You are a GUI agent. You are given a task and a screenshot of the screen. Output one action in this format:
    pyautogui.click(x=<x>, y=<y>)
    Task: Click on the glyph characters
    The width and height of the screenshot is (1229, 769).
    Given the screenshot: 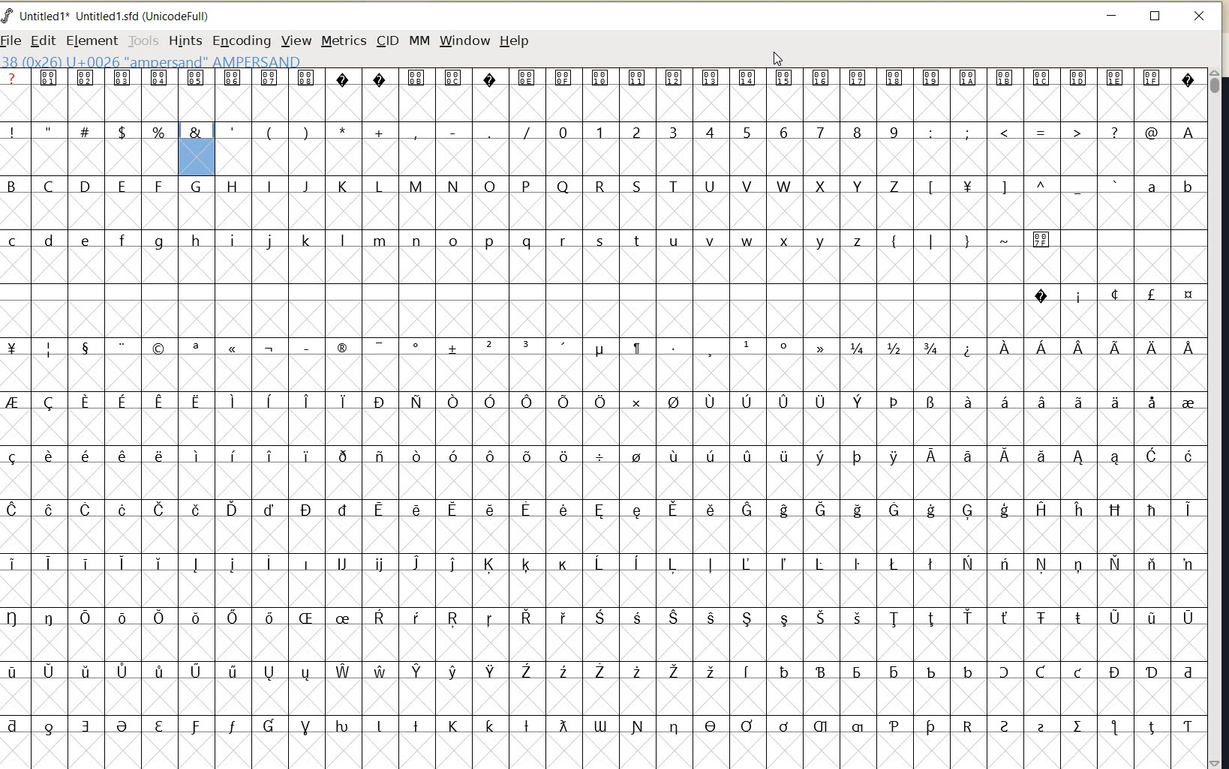 What is the action you would take?
    pyautogui.click(x=87, y=412)
    